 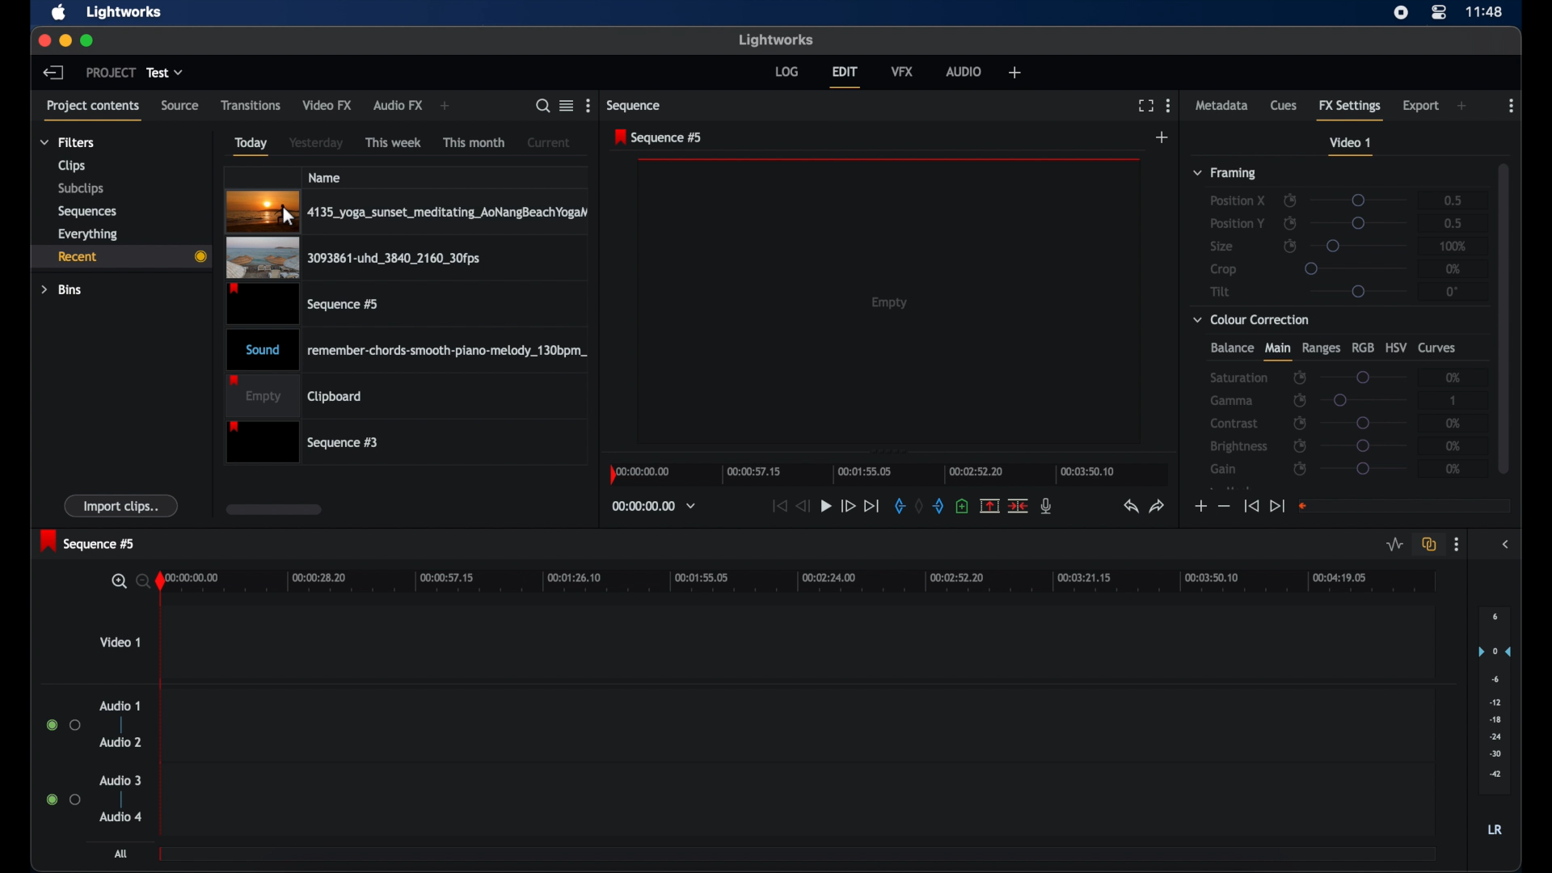 What do you see at coordinates (1454, 291) in the screenshot?
I see `0` at bounding box center [1454, 291].